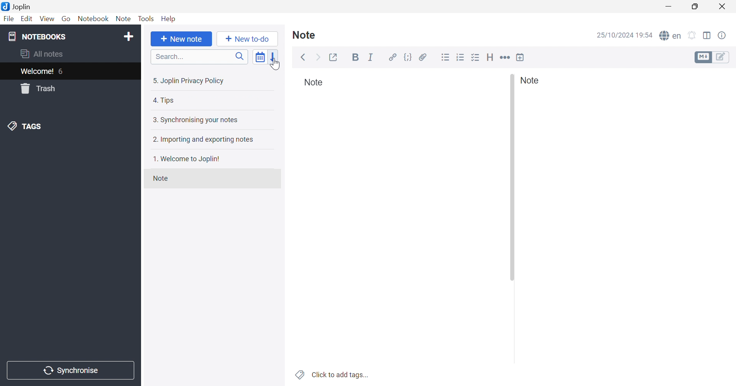 The width and height of the screenshot is (736, 386). I want to click on Notebook, so click(94, 19).